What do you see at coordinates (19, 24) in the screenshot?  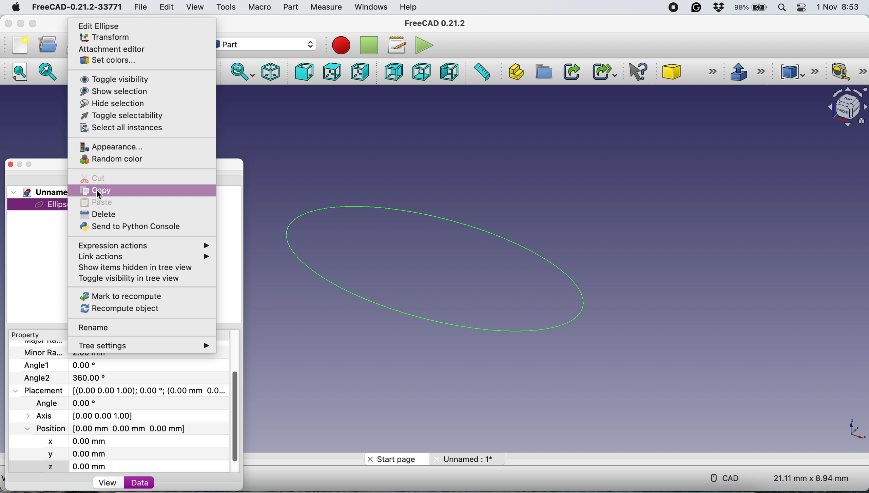 I see `minimise` at bounding box center [19, 24].